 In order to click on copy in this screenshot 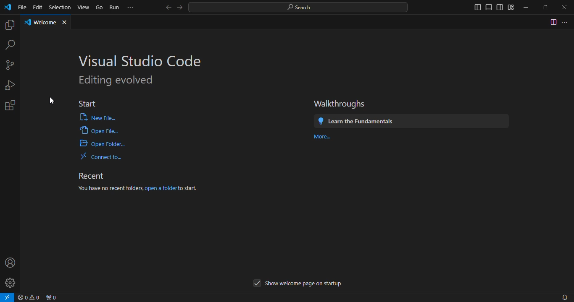, I will do `click(10, 26)`.